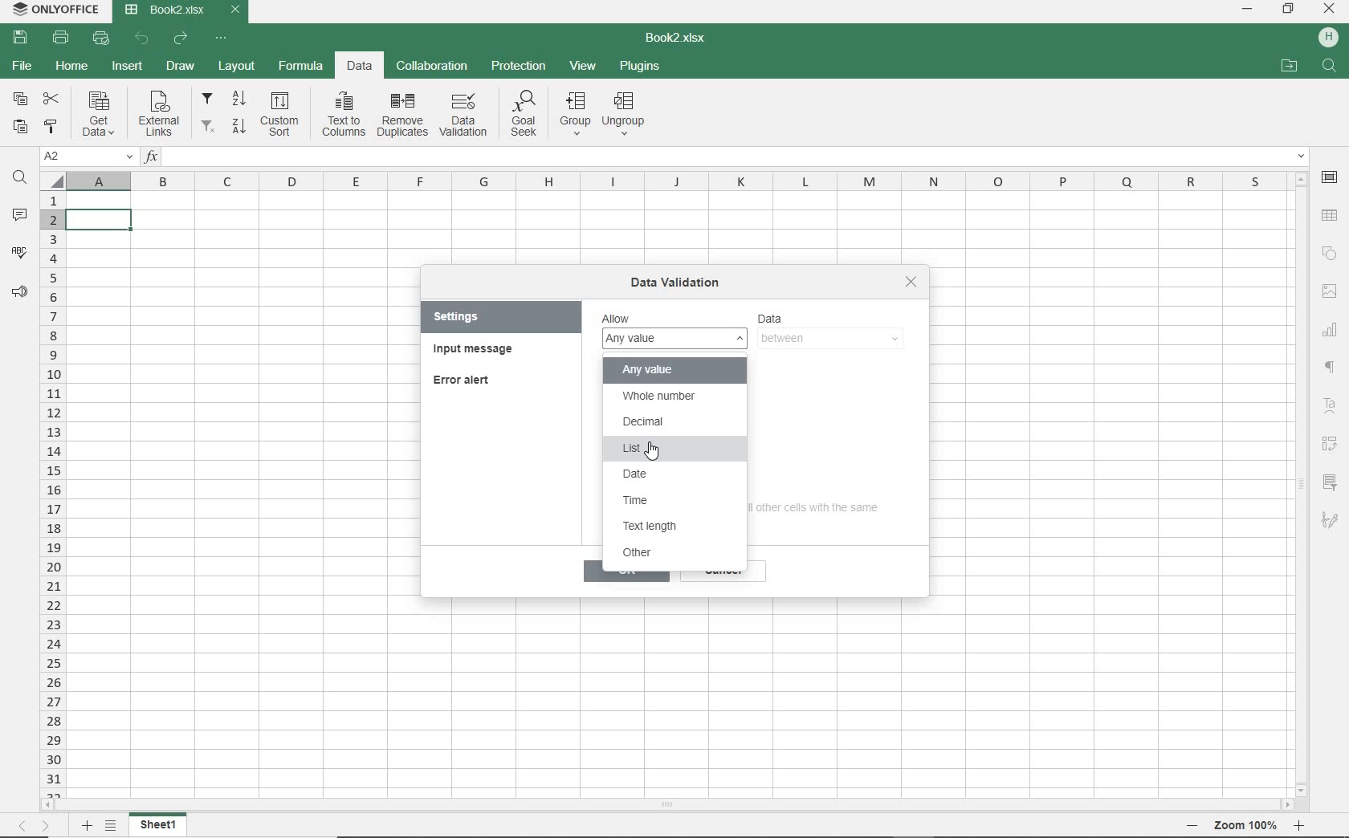 The width and height of the screenshot is (1349, 838). Describe the element at coordinates (87, 827) in the screenshot. I see `ADD SHEET` at that location.